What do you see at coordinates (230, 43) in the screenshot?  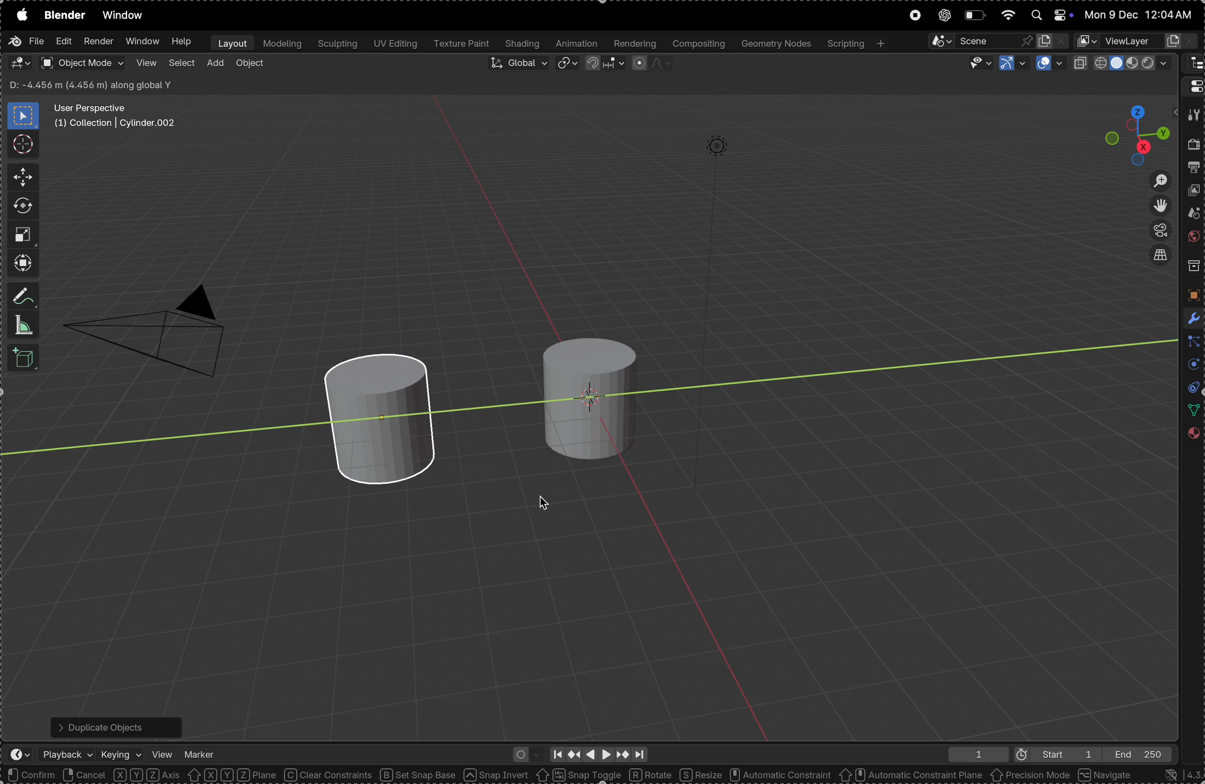 I see `layout` at bounding box center [230, 43].